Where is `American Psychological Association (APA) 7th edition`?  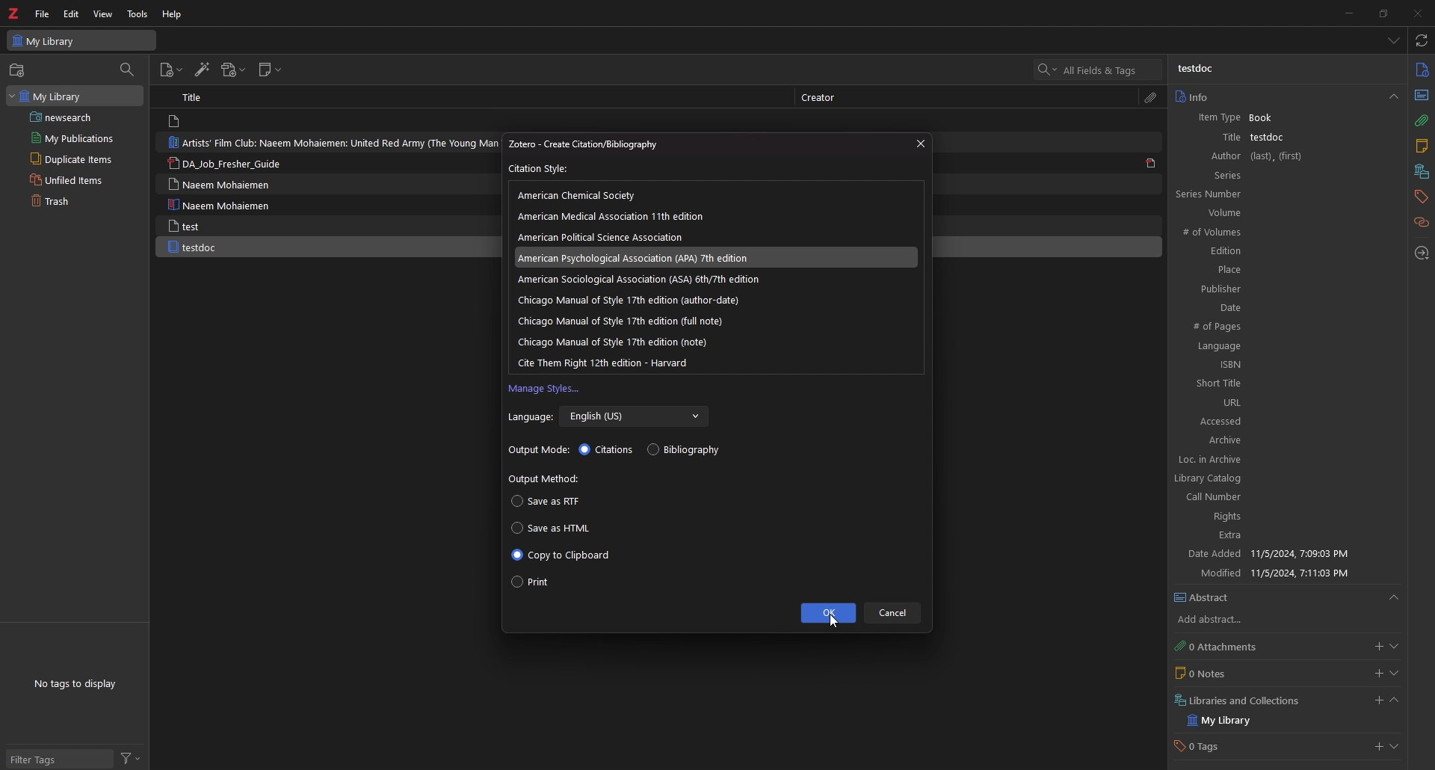 American Psychological Association (APA) 7th edition is located at coordinates (645, 257).